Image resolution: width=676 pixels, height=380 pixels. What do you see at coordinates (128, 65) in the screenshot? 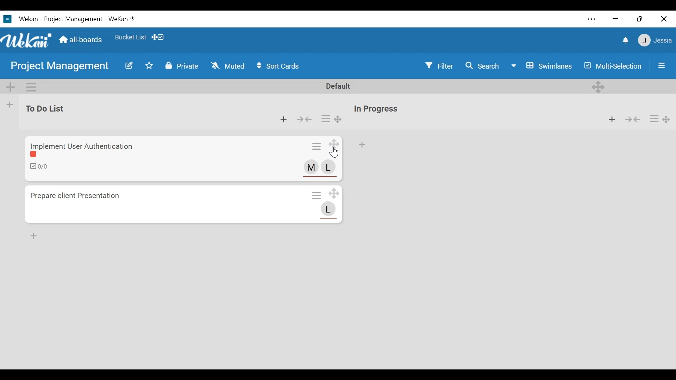
I see `Edit` at bounding box center [128, 65].